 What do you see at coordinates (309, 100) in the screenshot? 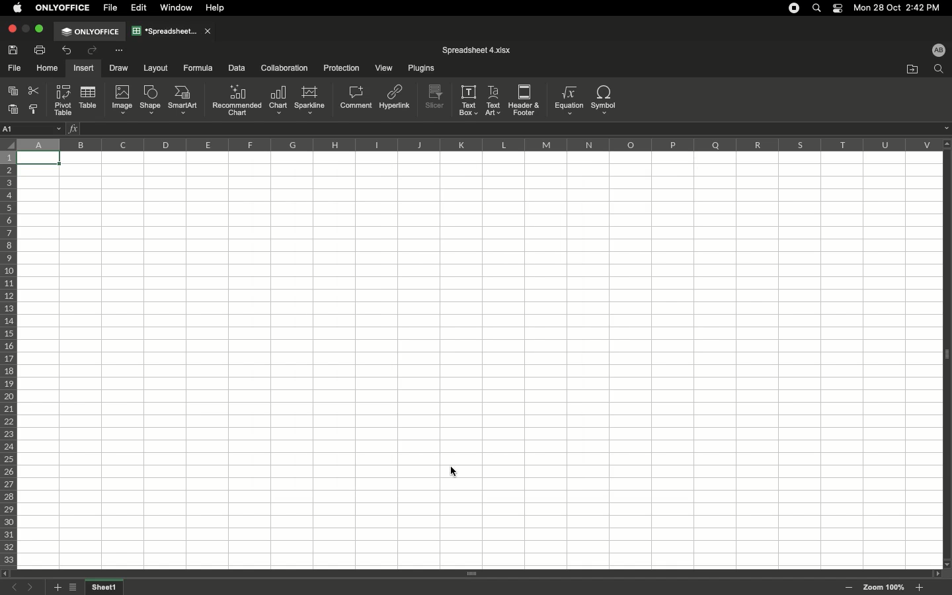
I see `Sparkline` at bounding box center [309, 100].